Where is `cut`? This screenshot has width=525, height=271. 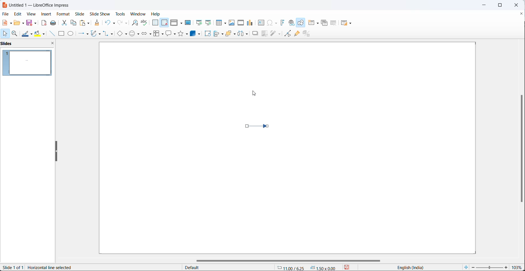
cut is located at coordinates (64, 23).